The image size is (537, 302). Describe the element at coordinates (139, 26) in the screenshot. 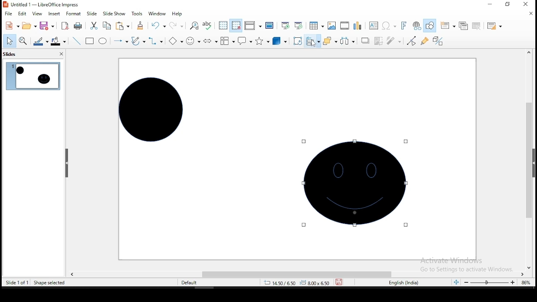

I see `clone formatting` at that location.